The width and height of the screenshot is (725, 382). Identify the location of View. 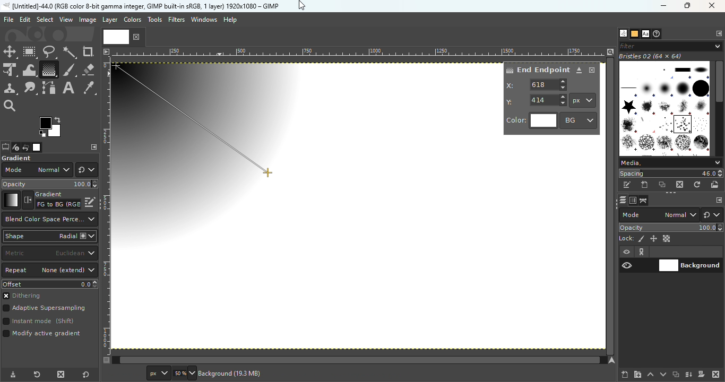
(66, 20).